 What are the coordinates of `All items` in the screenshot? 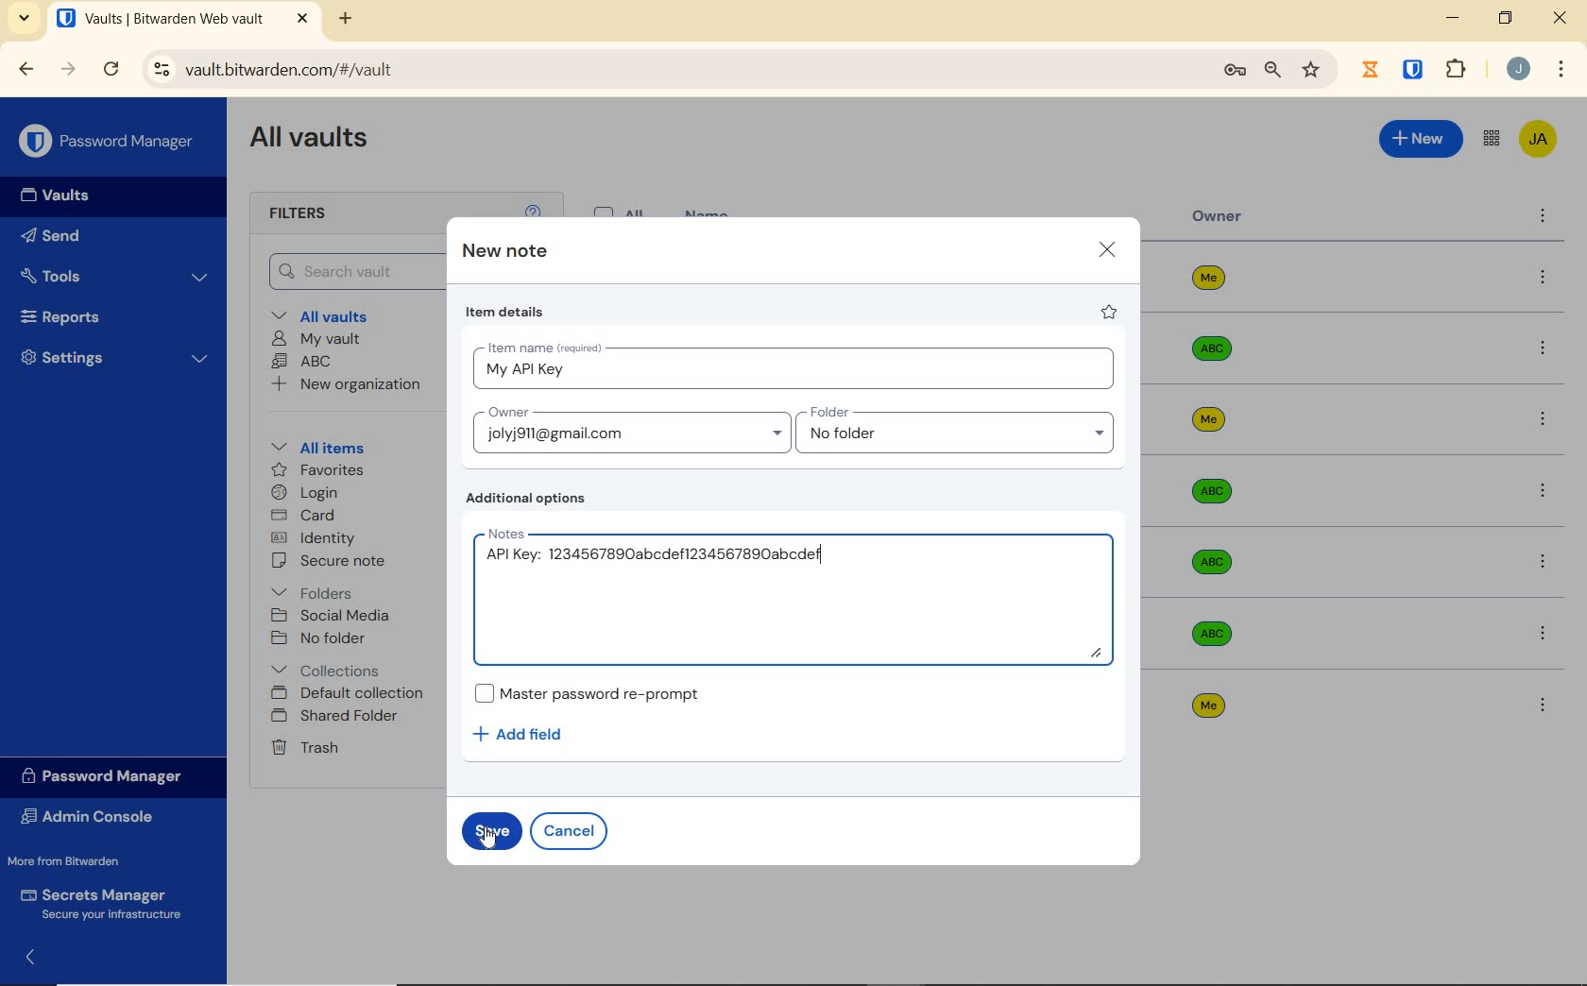 It's located at (332, 448).